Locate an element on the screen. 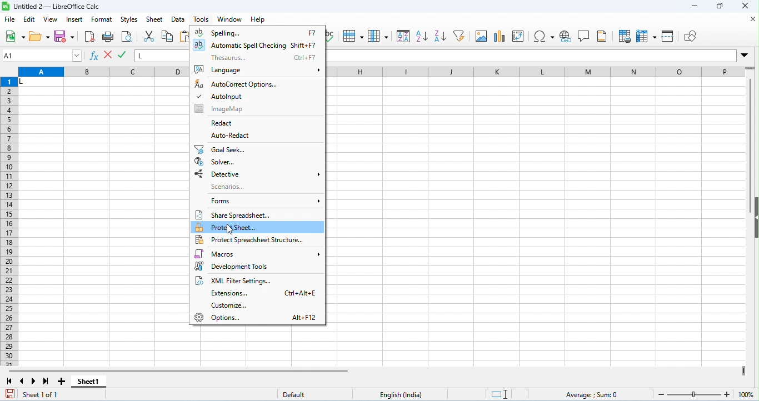  formula is located at coordinates (593, 395).